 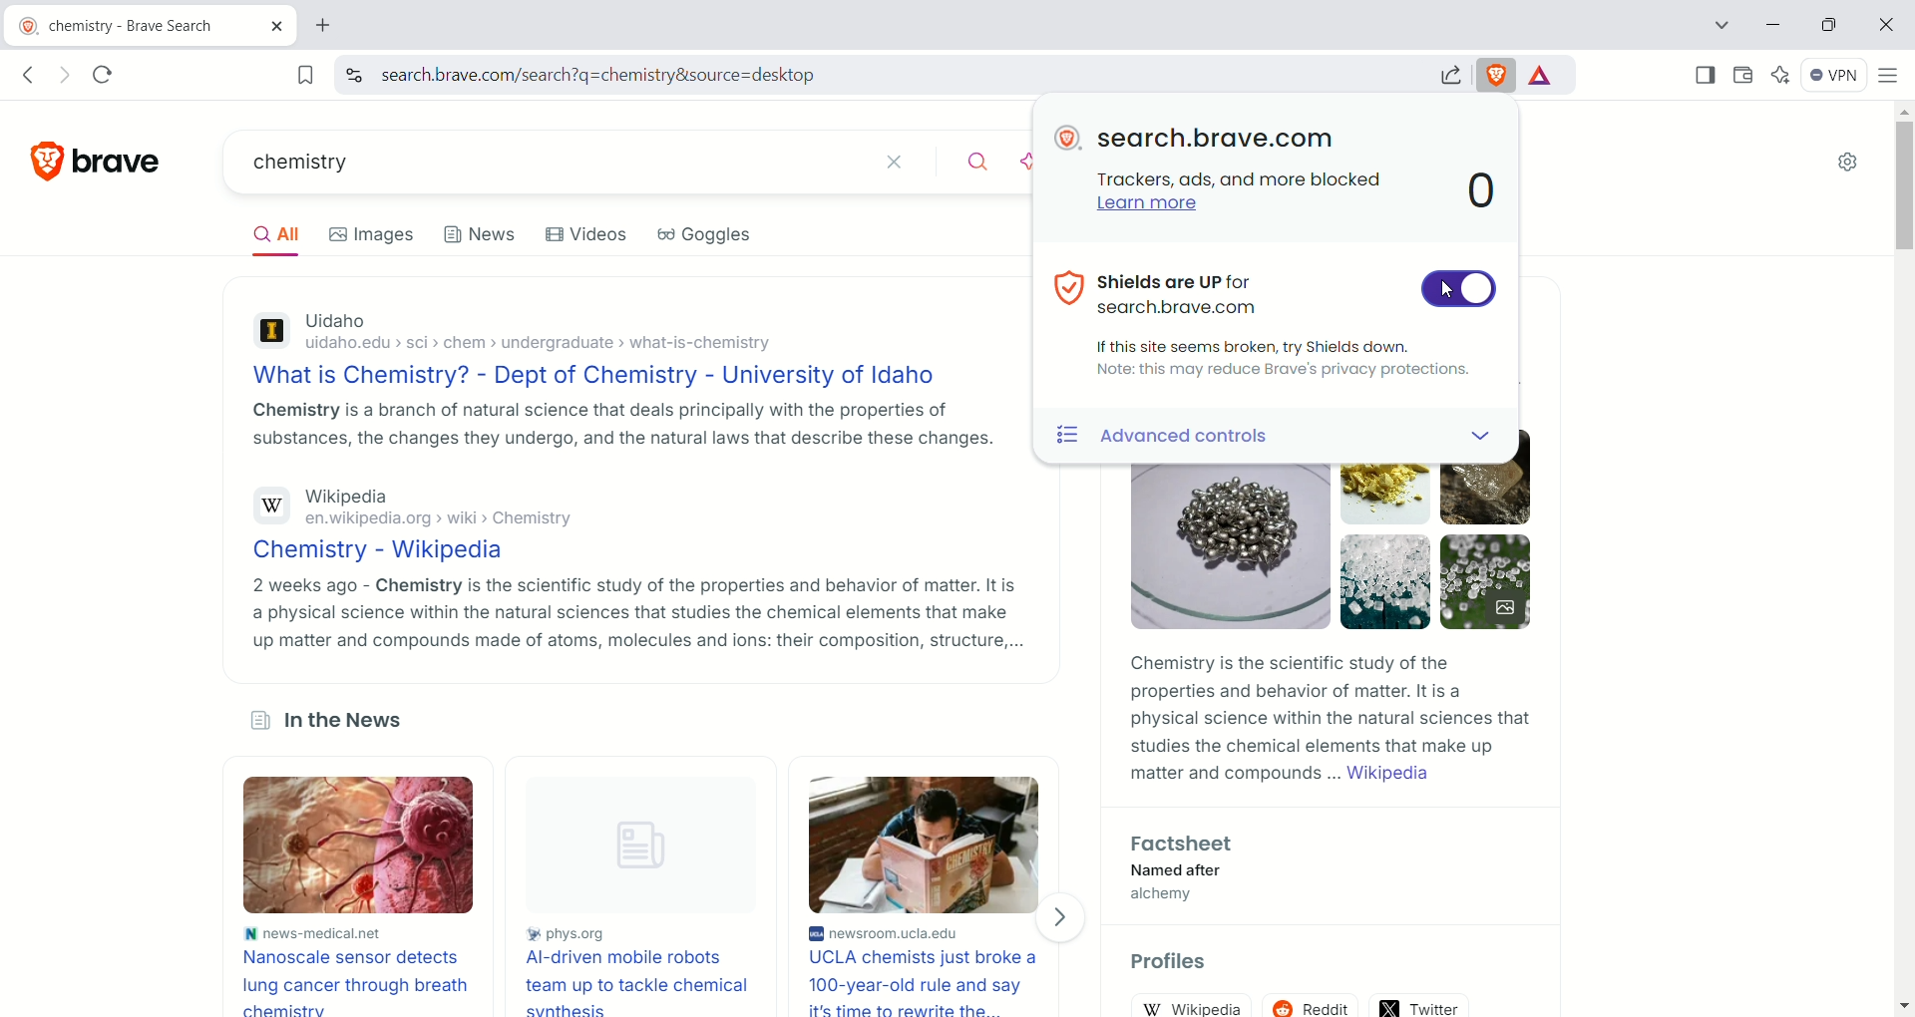 I want to click on customize and control brave, so click(x=1892, y=79).